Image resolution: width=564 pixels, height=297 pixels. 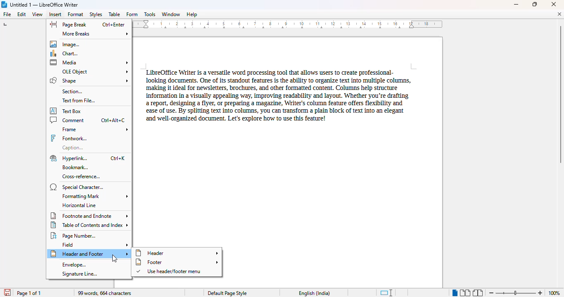 I want to click on file, so click(x=7, y=14).